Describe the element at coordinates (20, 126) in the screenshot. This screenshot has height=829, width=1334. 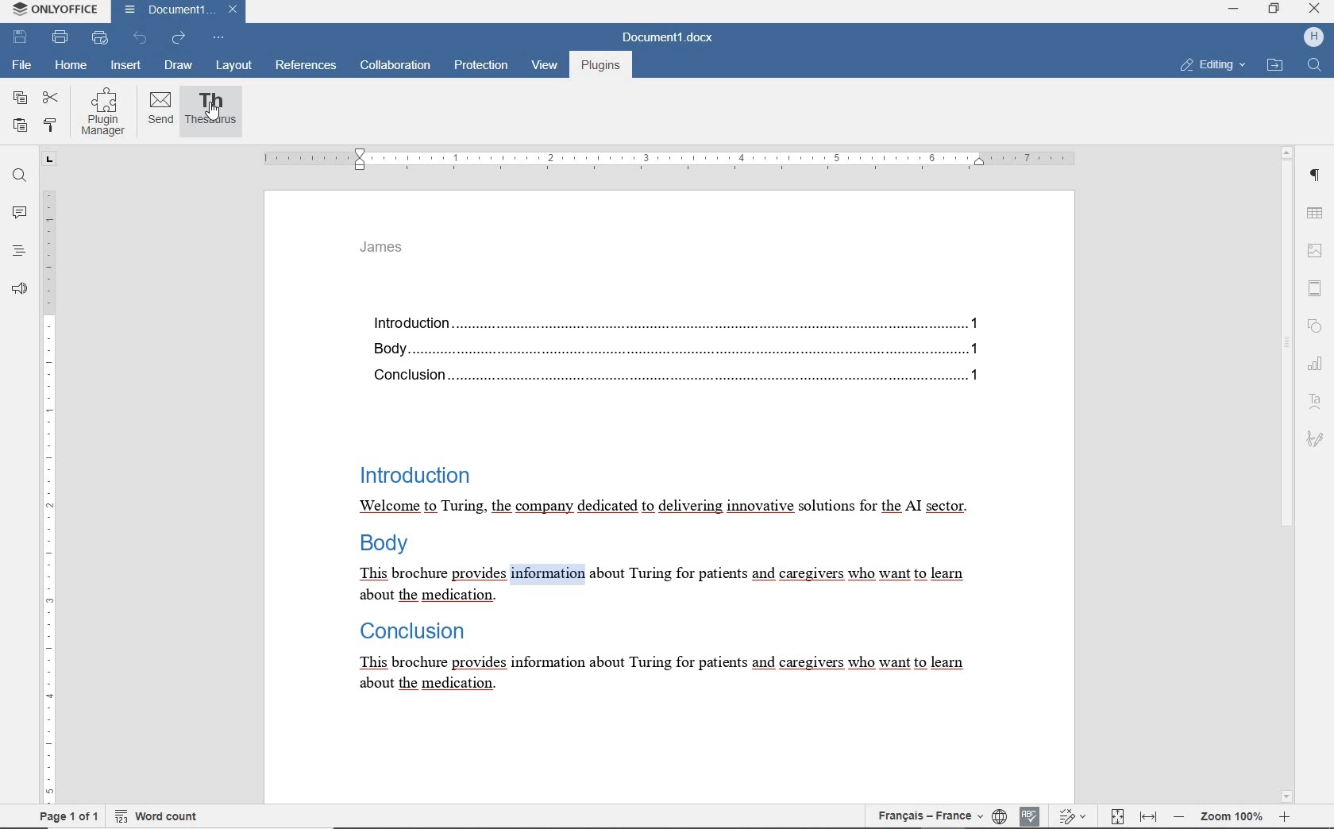
I see `PASTE` at that location.